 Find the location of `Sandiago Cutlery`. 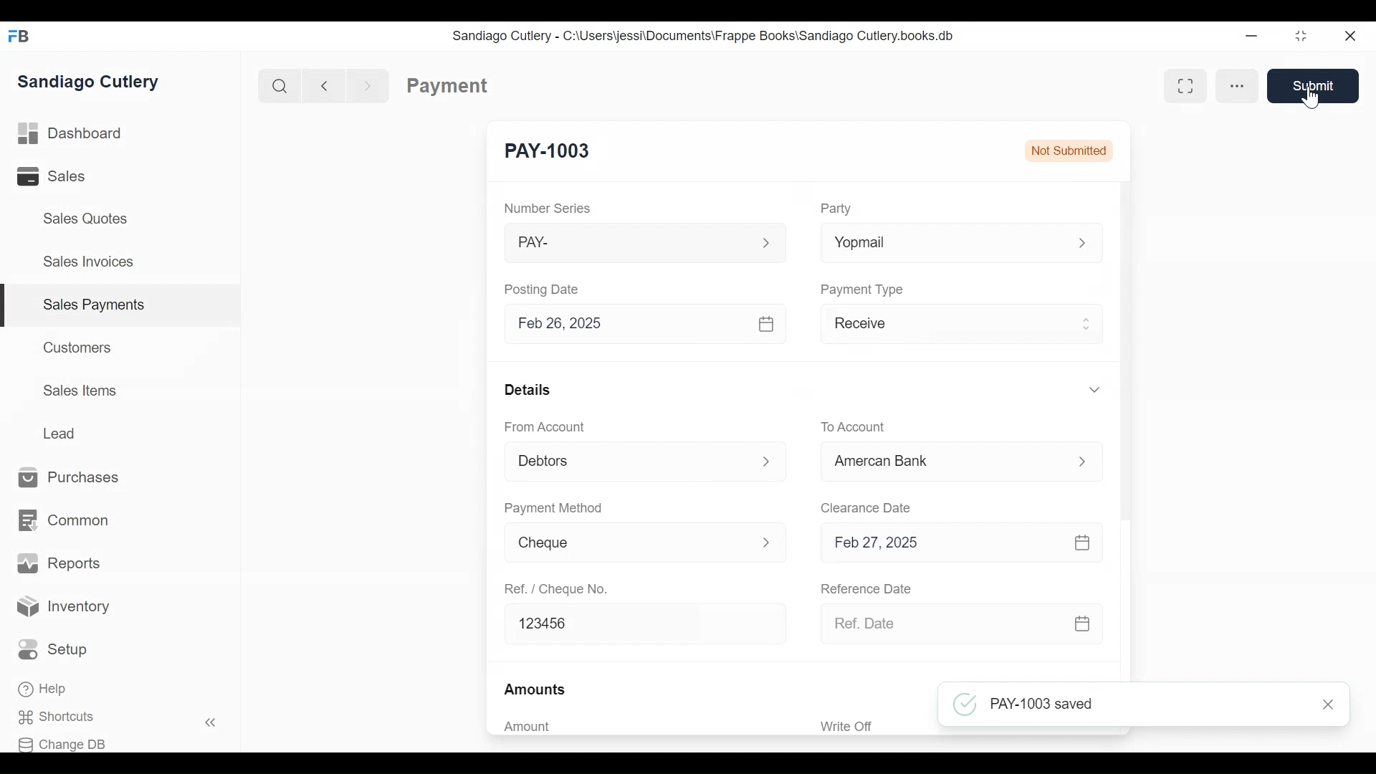

Sandiago Cutlery is located at coordinates (91, 81).